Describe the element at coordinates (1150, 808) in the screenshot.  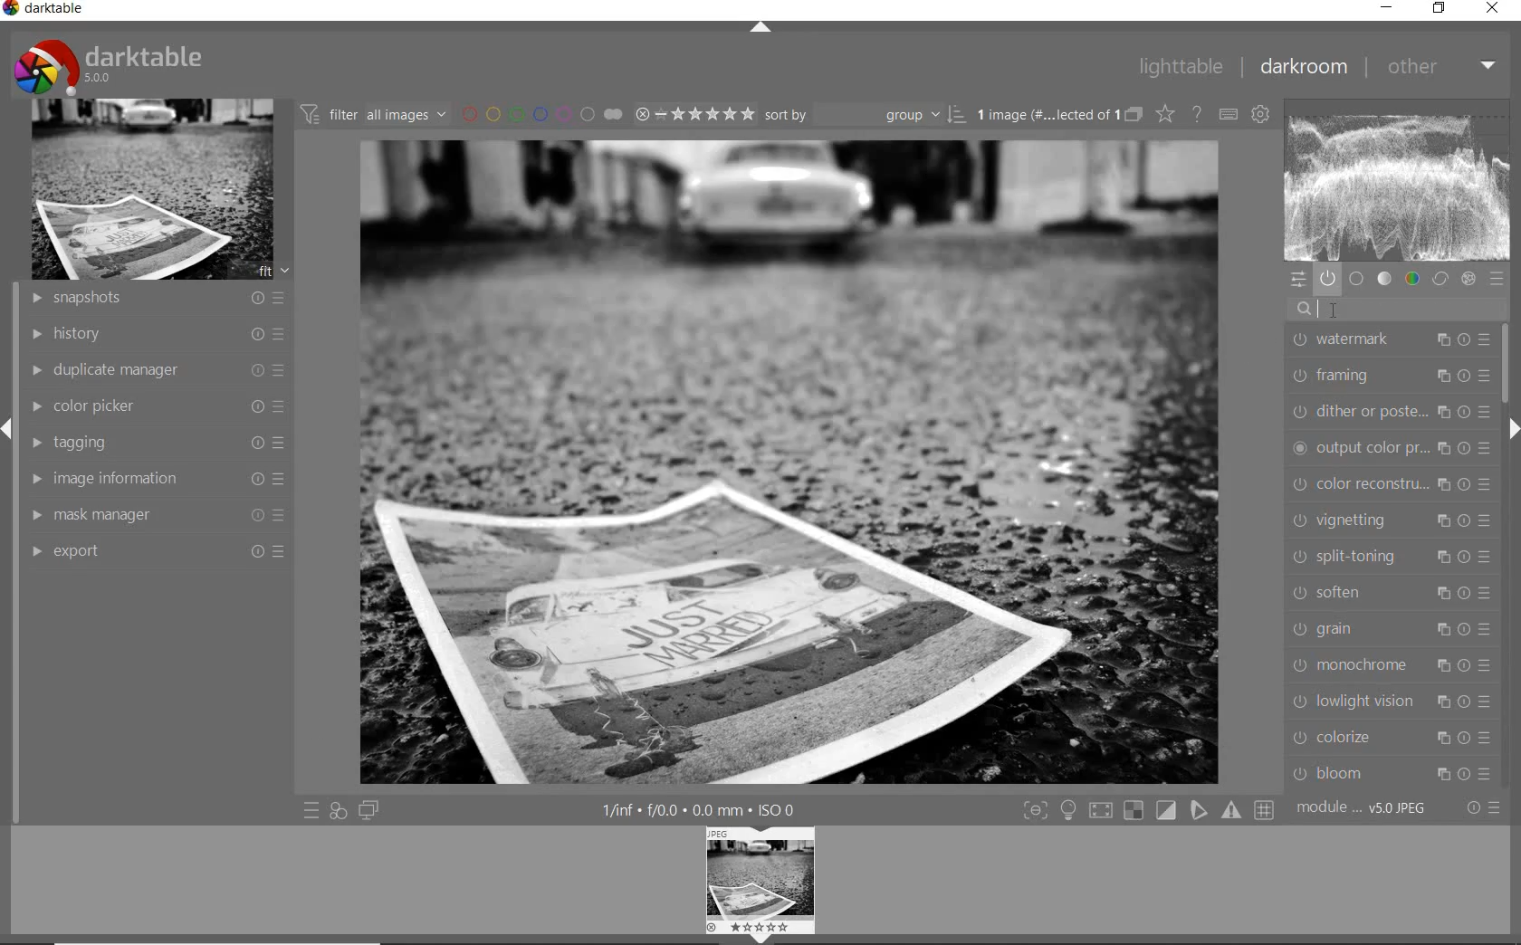
I see `toggle modes` at that location.